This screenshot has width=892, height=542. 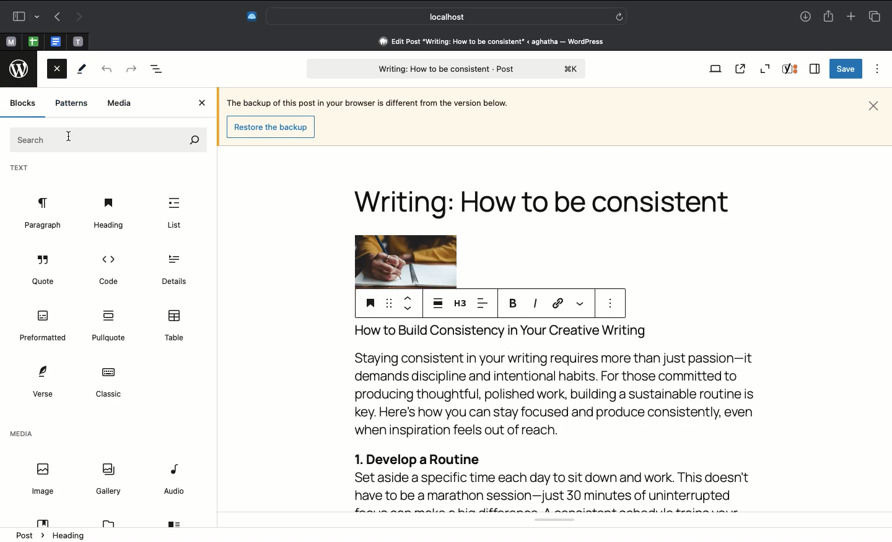 What do you see at coordinates (485, 303) in the screenshot?
I see `Align` at bounding box center [485, 303].